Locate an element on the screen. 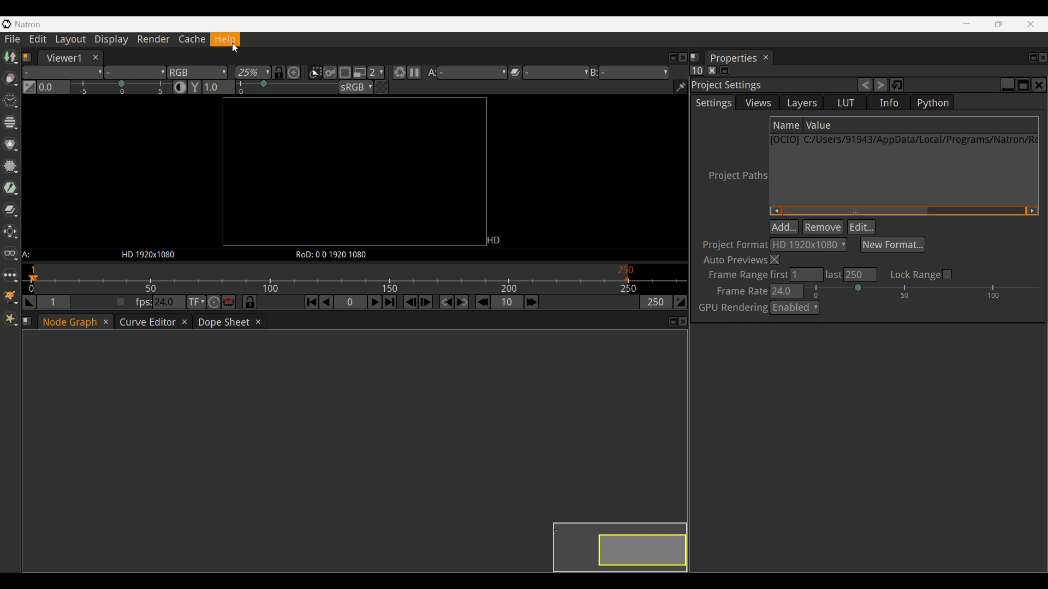 Image resolution: width=1048 pixels, height=589 pixels. Framerate scale is located at coordinates (330, 278).